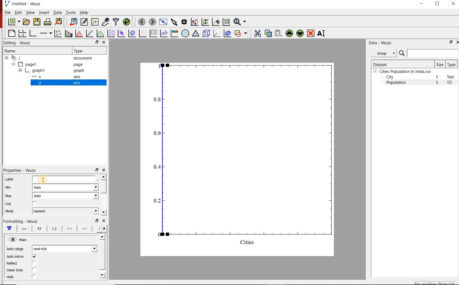  I want to click on Size, so click(440, 64).